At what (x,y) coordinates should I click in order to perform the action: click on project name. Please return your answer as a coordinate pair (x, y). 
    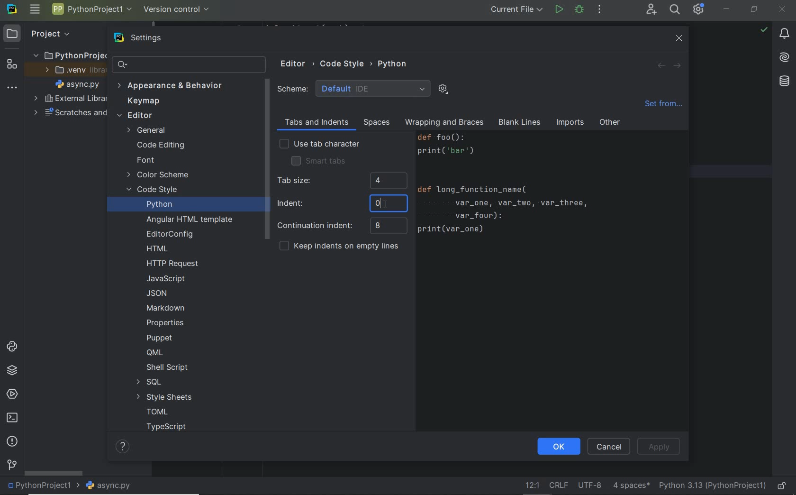
    Looking at the image, I should click on (43, 486).